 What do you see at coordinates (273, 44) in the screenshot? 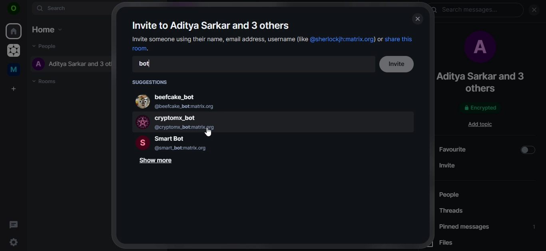
I see `invite someone using their name, email address, username or share this room.` at bounding box center [273, 44].